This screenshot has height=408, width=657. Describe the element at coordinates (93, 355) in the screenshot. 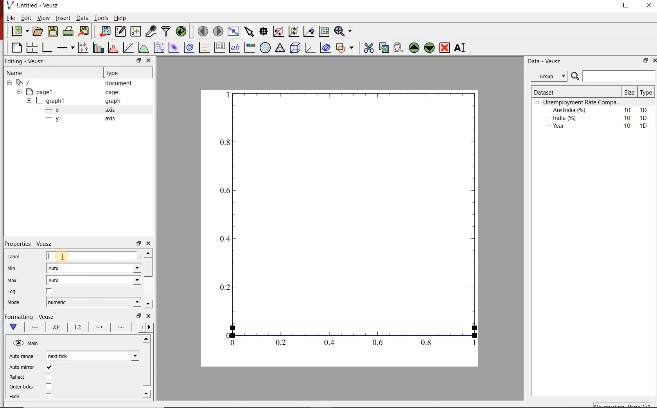

I see `next-tick` at that location.